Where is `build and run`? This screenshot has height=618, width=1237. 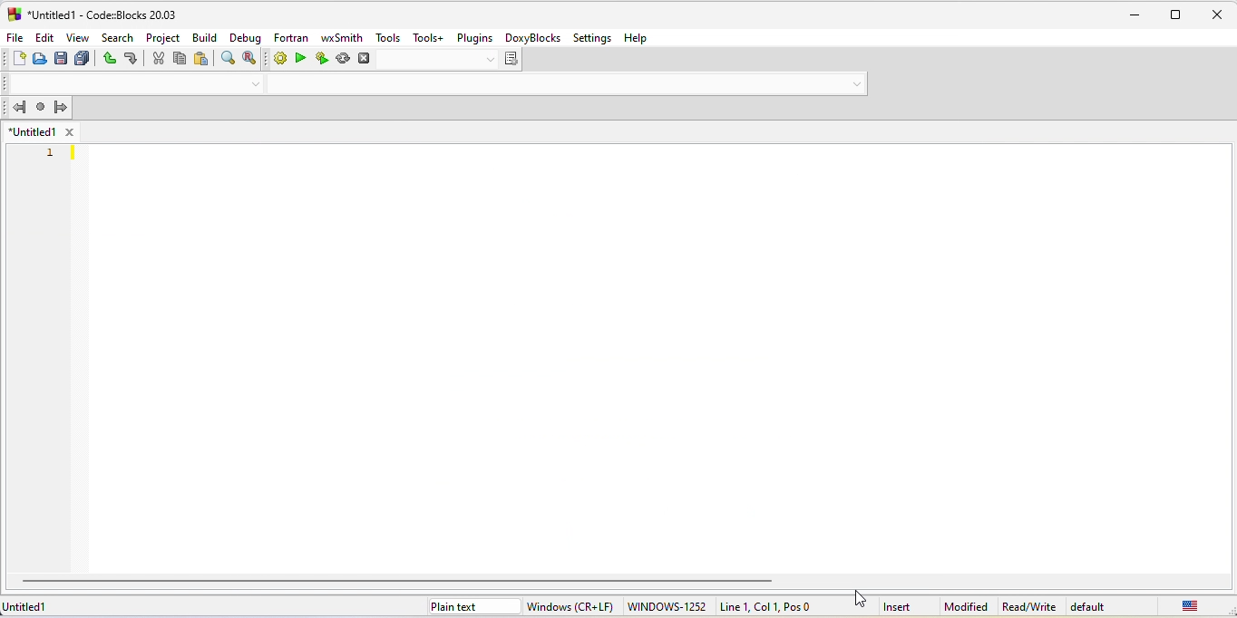 build and run is located at coordinates (322, 58).